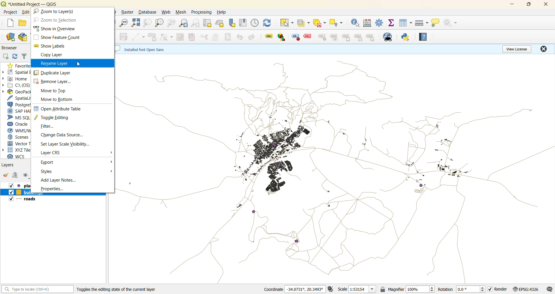  What do you see at coordinates (159, 23) in the screenshot?
I see `zoom layer` at bounding box center [159, 23].